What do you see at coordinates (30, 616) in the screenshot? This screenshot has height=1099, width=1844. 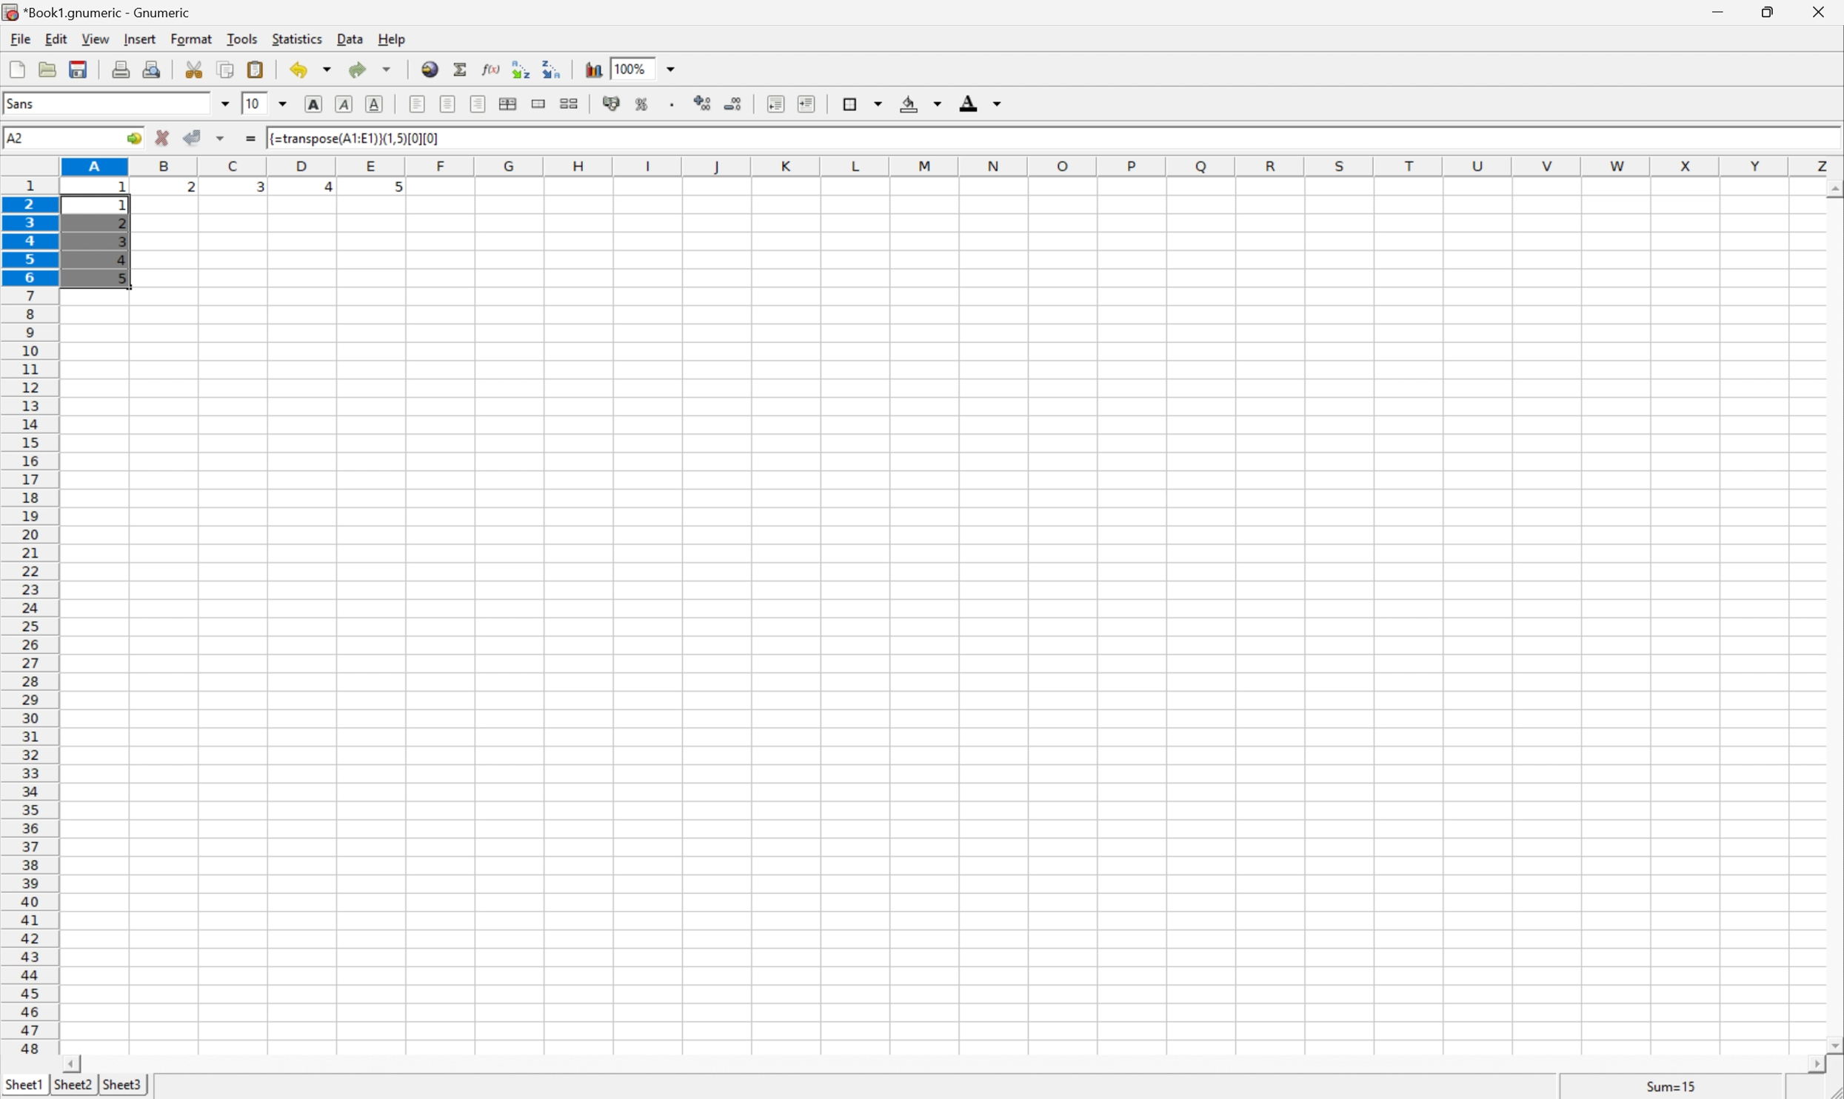 I see `row numbers` at bounding box center [30, 616].